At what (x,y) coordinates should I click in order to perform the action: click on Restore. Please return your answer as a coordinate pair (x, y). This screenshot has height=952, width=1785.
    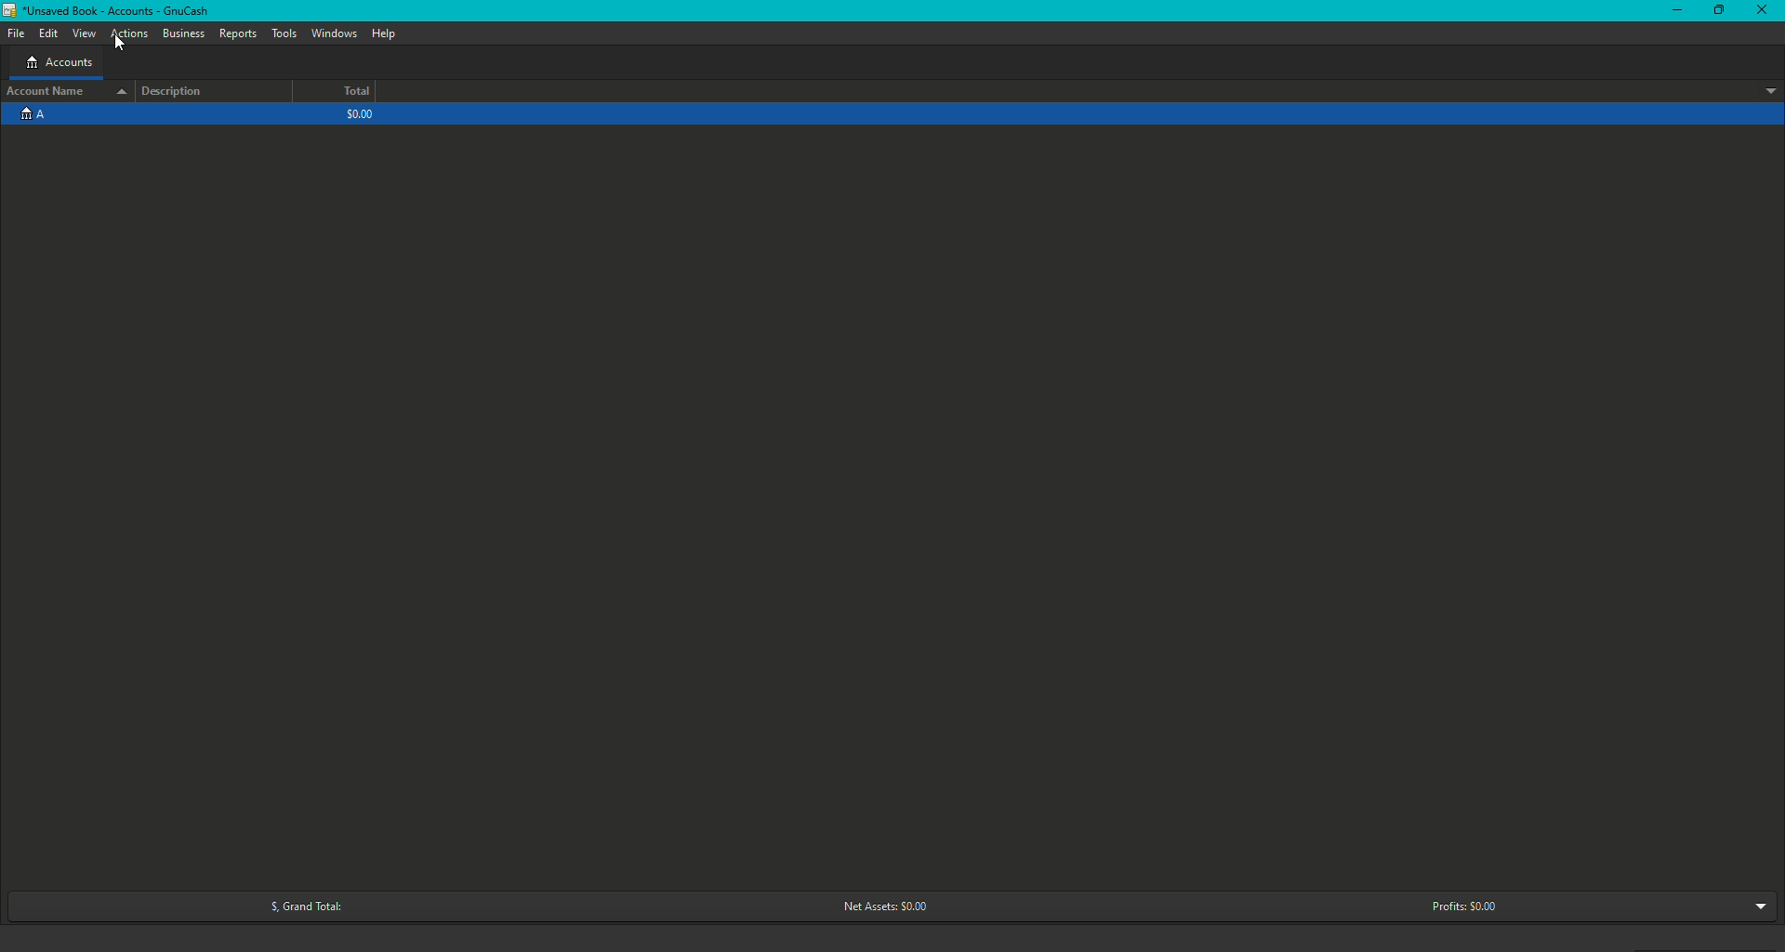
    Looking at the image, I should click on (1716, 11).